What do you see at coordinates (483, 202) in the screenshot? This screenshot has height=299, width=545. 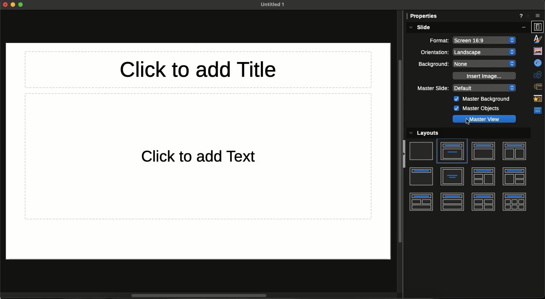 I see `Title and four boxes` at bounding box center [483, 202].